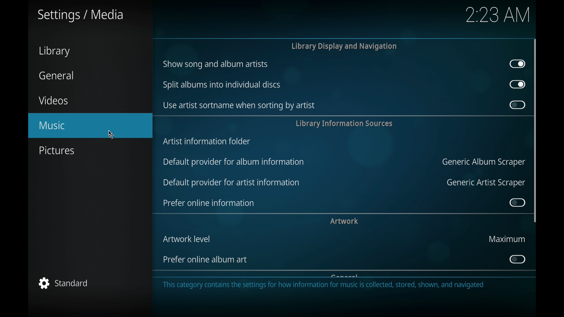 The width and height of the screenshot is (564, 317). Describe the element at coordinates (90, 125) in the screenshot. I see `music` at that location.